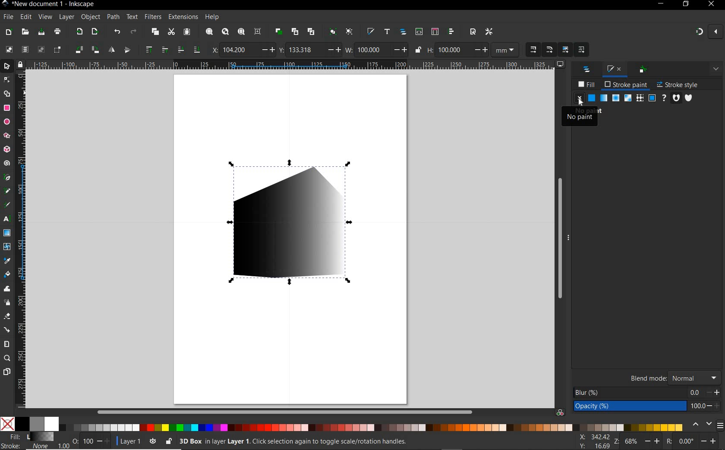  I want to click on 1.00, so click(63, 447).